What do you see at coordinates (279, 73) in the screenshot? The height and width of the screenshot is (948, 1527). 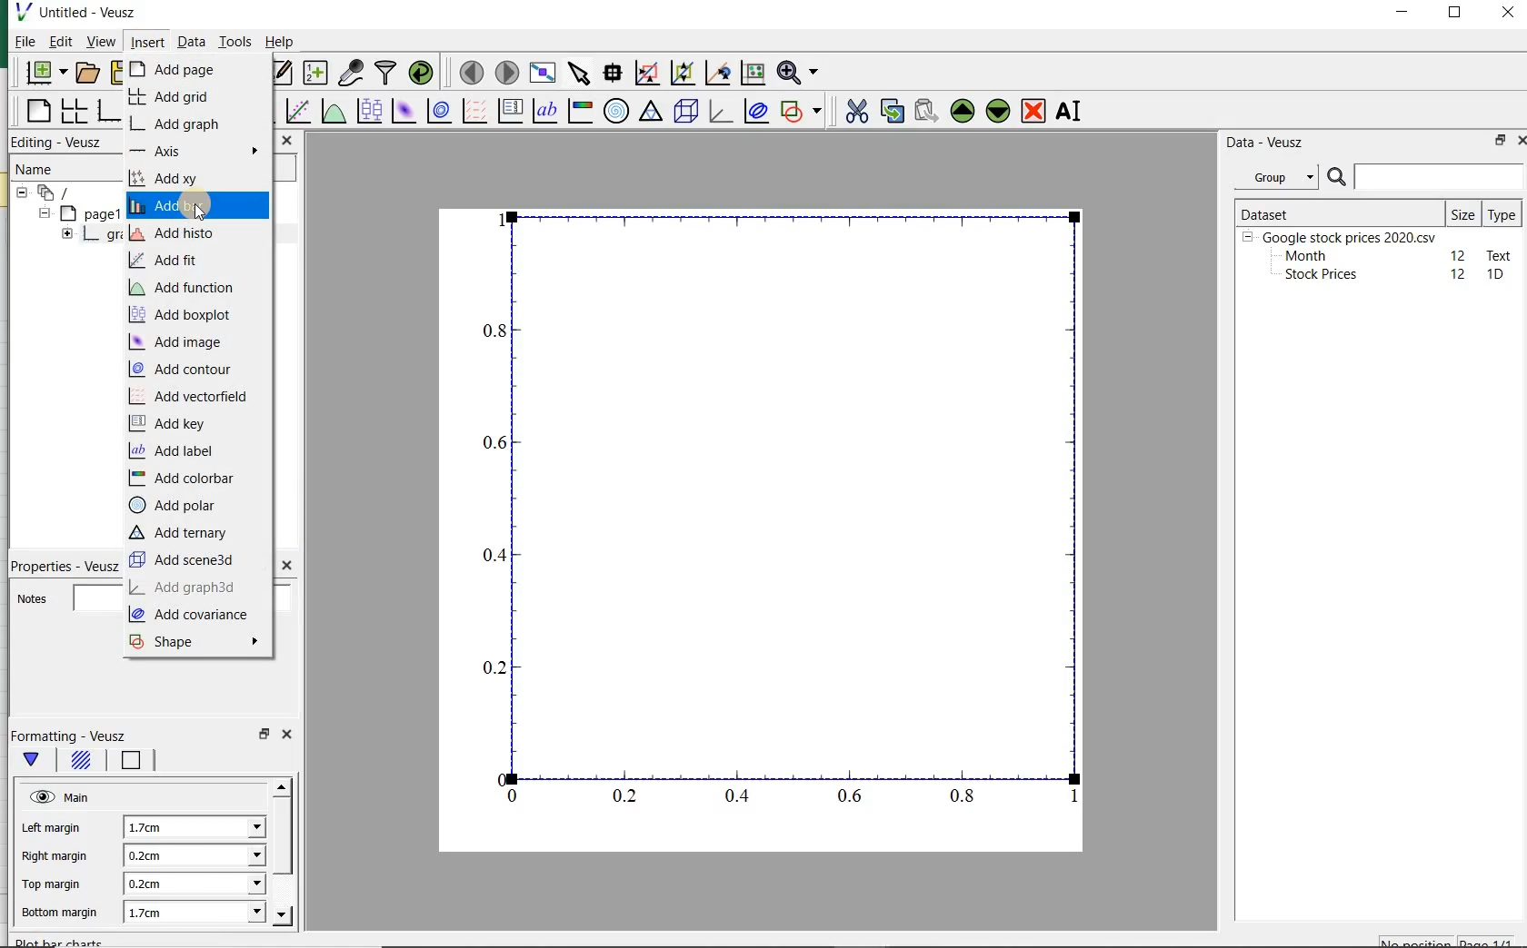 I see `edit and enter new datasets` at bounding box center [279, 73].